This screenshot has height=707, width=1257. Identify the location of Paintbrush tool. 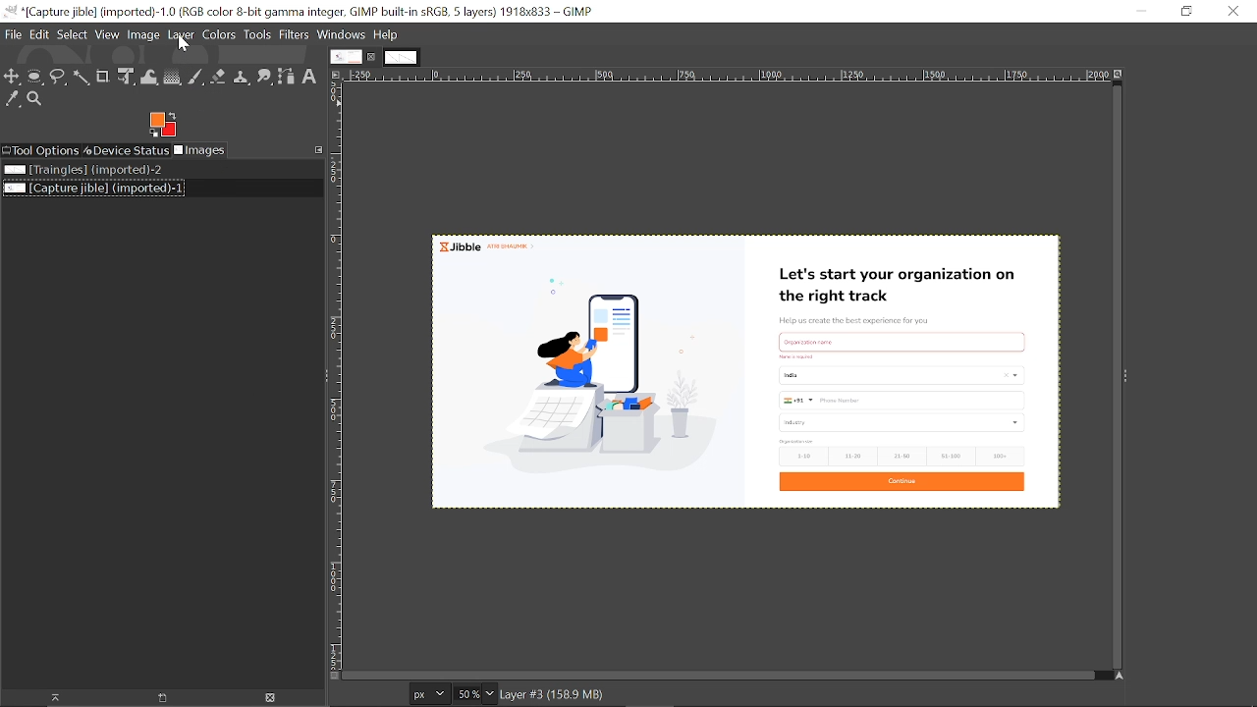
(195, 78).